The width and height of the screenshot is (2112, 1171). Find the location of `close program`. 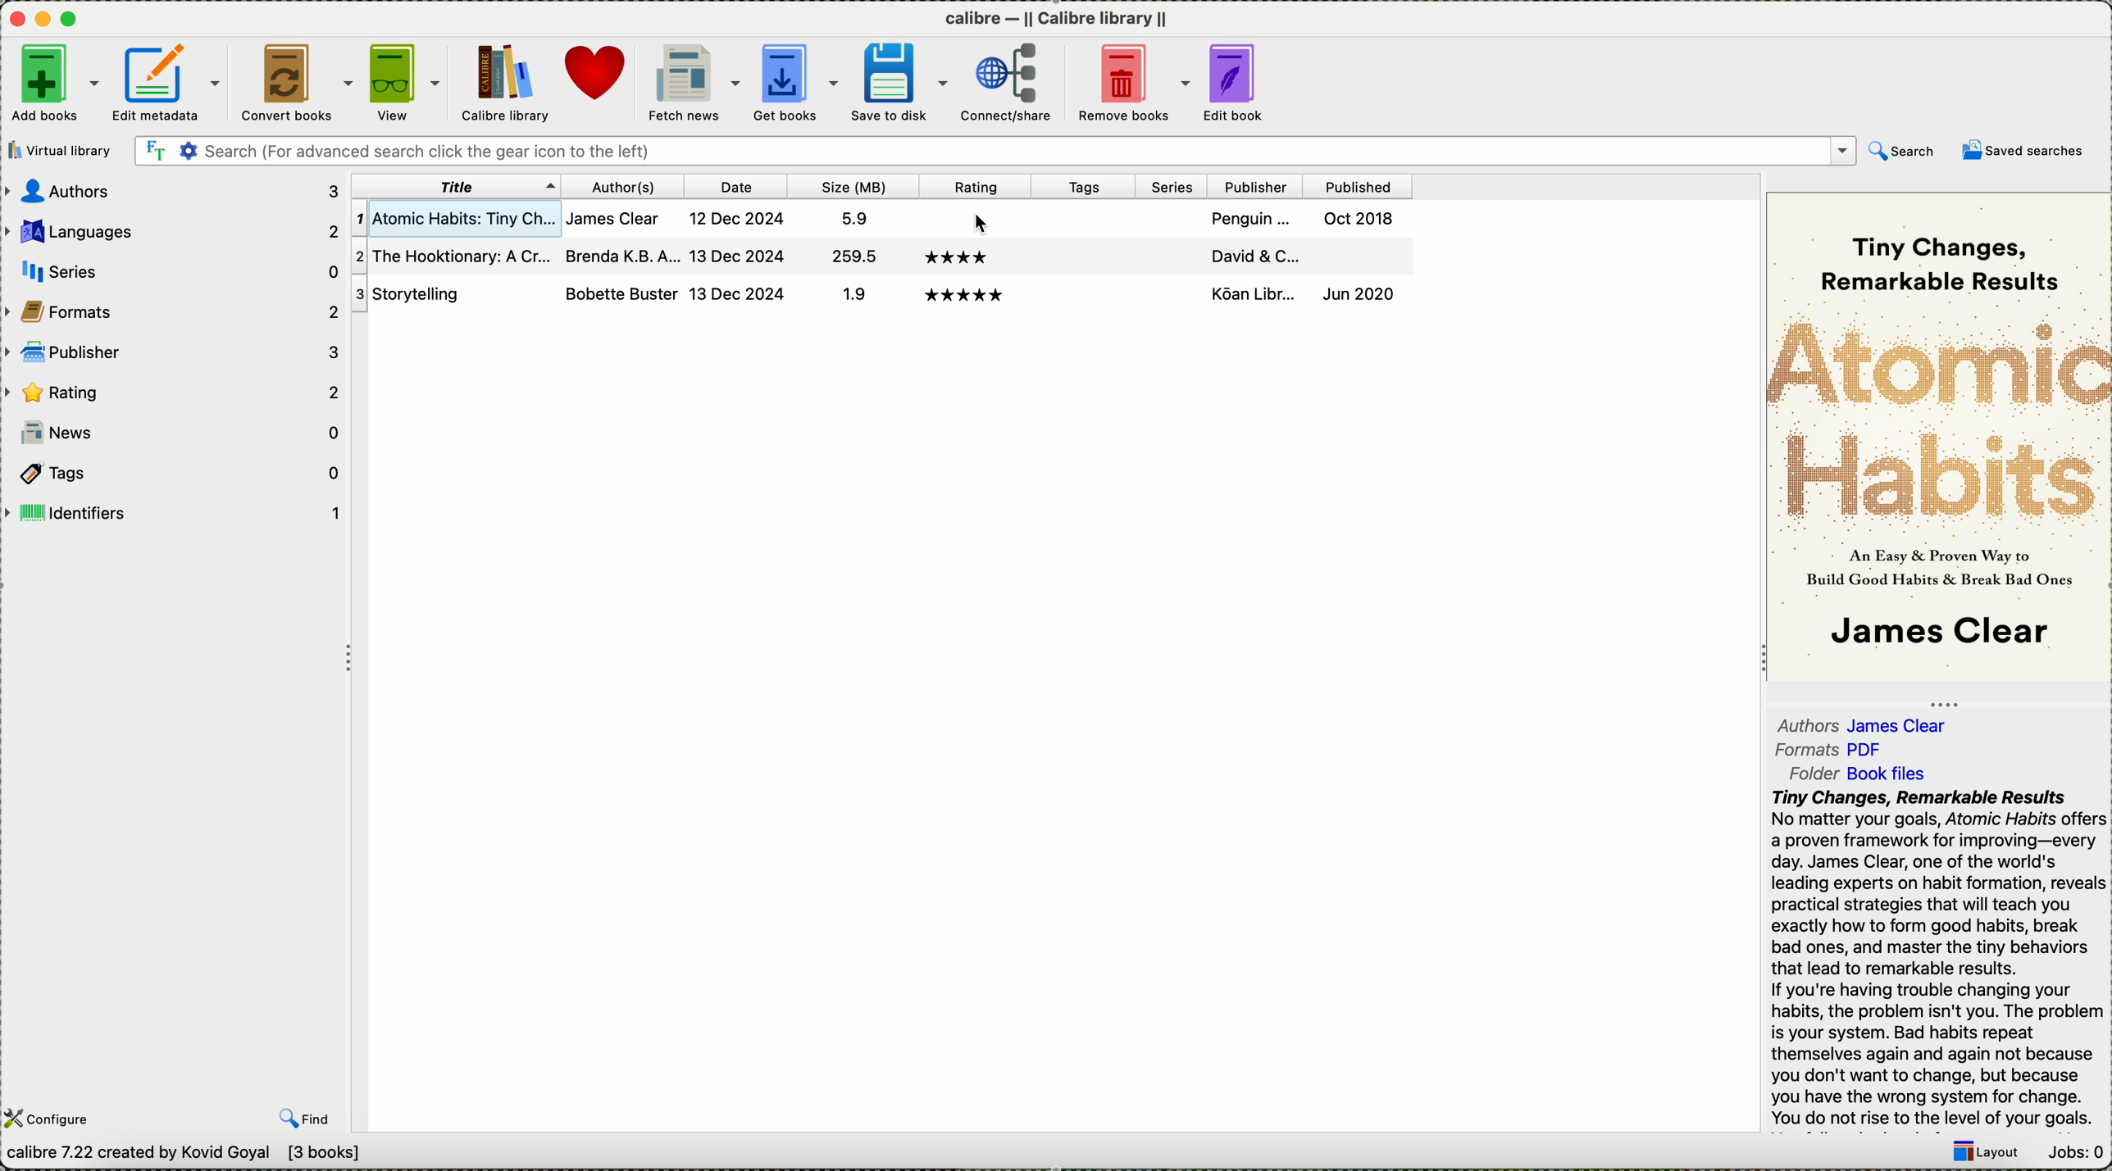

close program is located at coordinates (15, 17).